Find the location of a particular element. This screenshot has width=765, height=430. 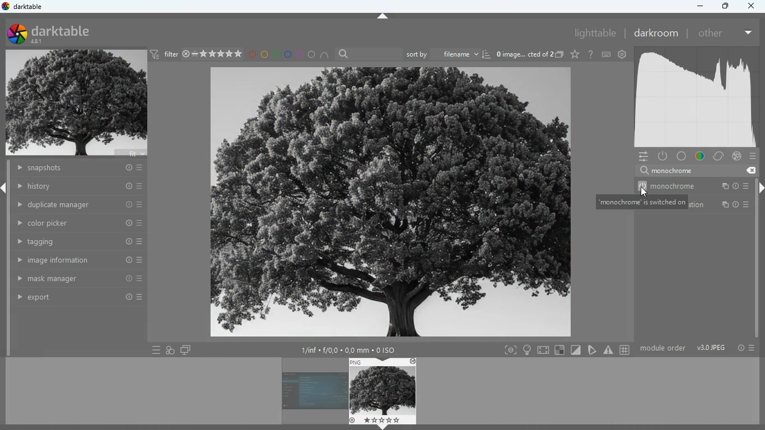

help is located at coordinates (591, 54).